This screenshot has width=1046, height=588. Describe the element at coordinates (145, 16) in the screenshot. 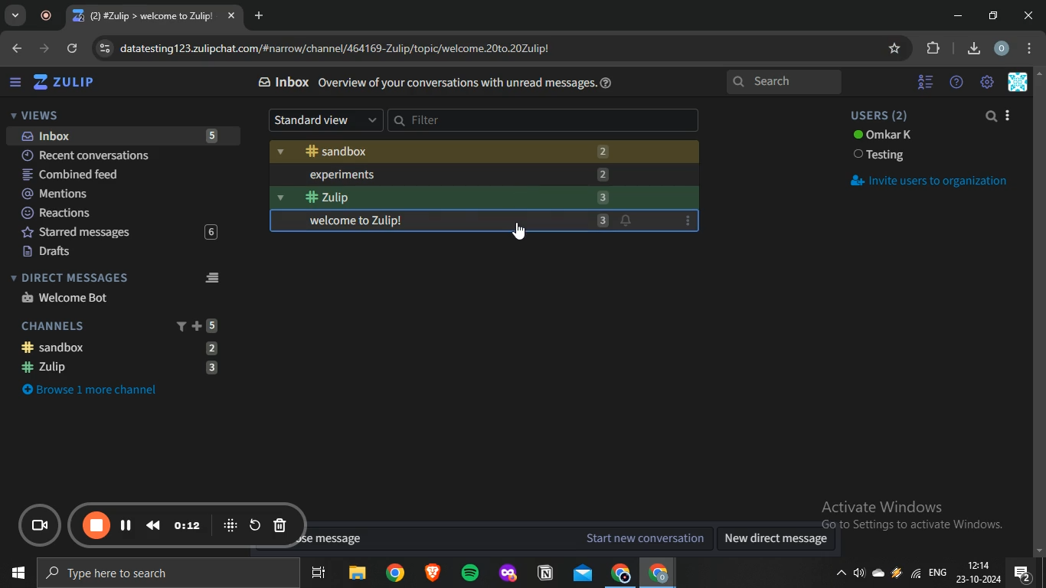

I see `tab` at that location.